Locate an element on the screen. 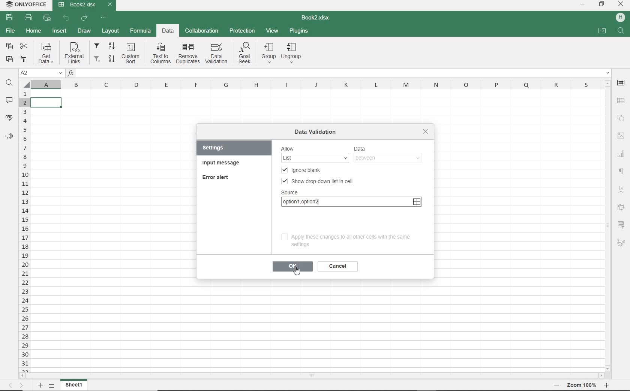 This screenshot has width=630, height=391. SCROLLBAR is located at coordinates (608, 224).